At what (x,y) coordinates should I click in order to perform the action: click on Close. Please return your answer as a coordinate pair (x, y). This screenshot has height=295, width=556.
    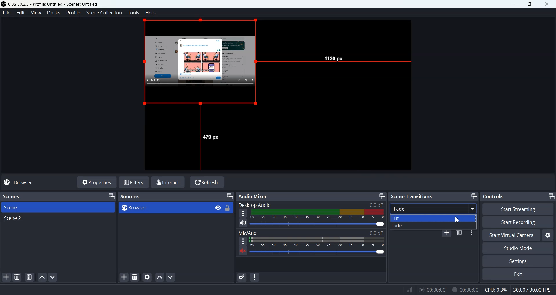
    Looking at the image, I should click on (546, 4).